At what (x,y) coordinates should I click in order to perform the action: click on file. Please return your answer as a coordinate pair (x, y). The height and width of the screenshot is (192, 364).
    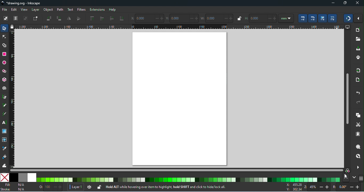
    Looking at the image, I should click on (5, 10).